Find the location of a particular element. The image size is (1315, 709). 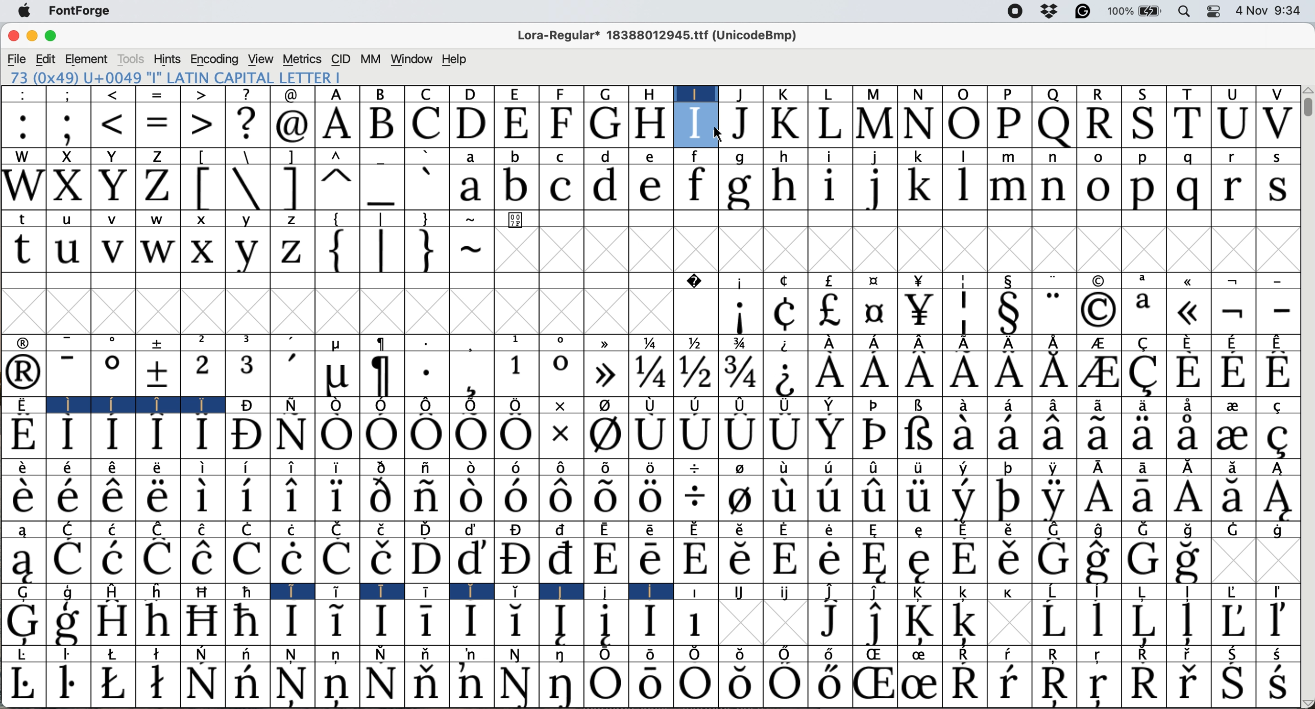

u is located at coordinates (68, 221).